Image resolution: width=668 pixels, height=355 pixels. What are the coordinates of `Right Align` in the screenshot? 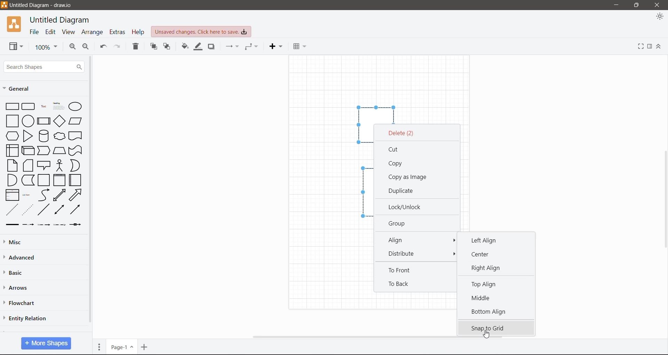 It's located at (489, 268).